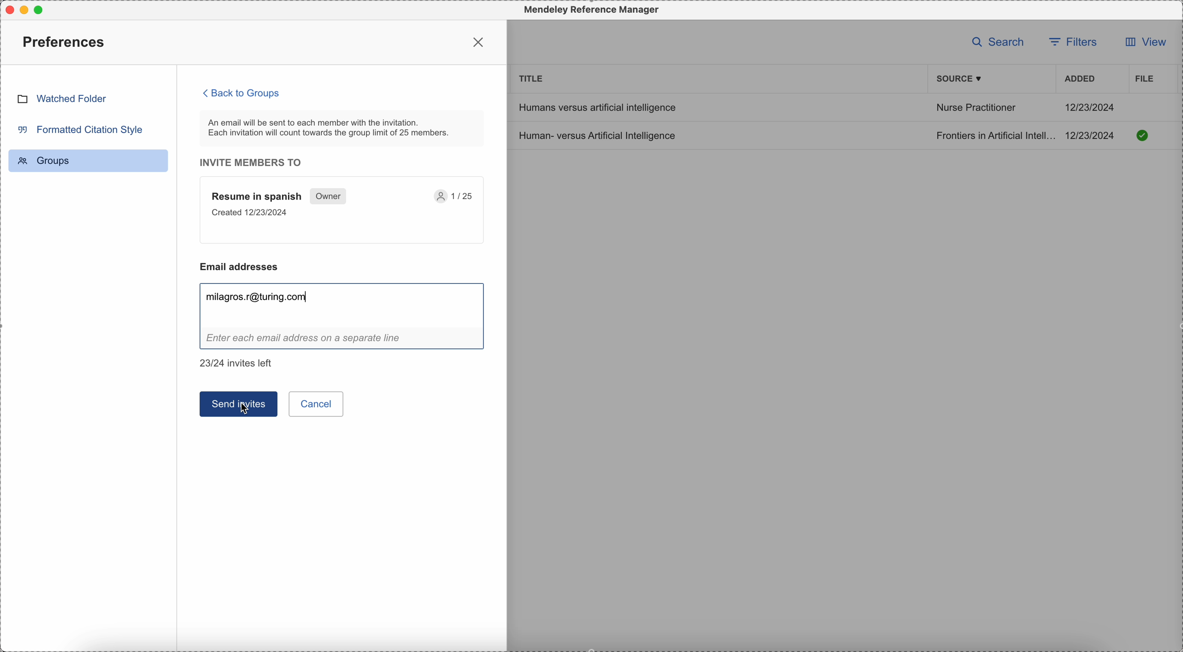 This screenshot has width=1183, height=652. I want to click on 24/24 invites left, so click(238, 363).